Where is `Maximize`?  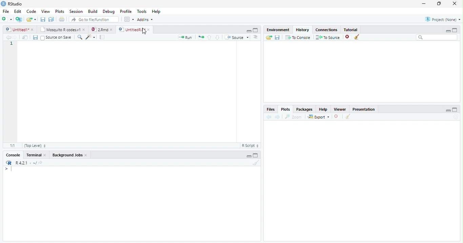 Maximize is located at coordinates (455, 110).